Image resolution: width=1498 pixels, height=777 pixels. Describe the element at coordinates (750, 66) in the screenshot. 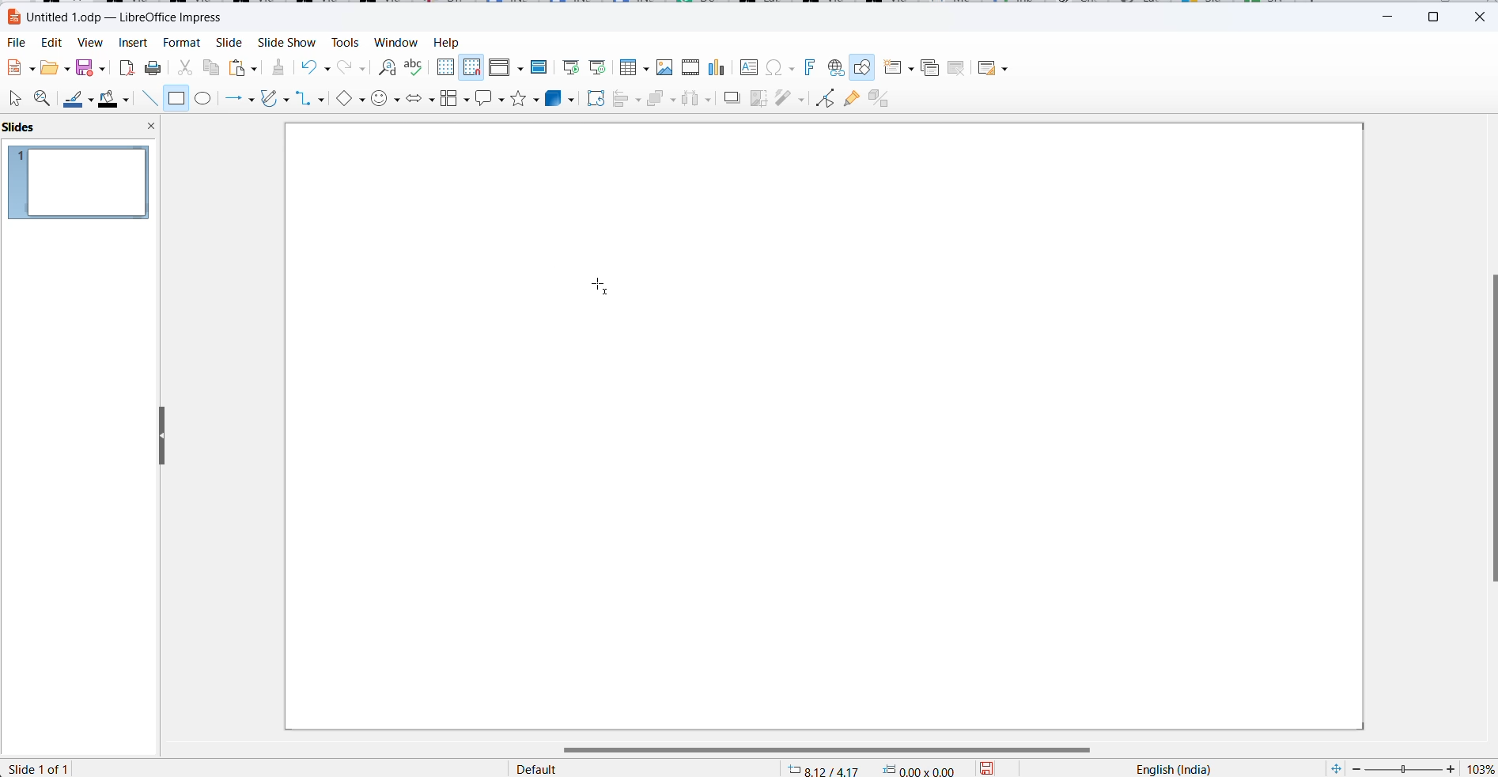

I see `Insert text` at that location.